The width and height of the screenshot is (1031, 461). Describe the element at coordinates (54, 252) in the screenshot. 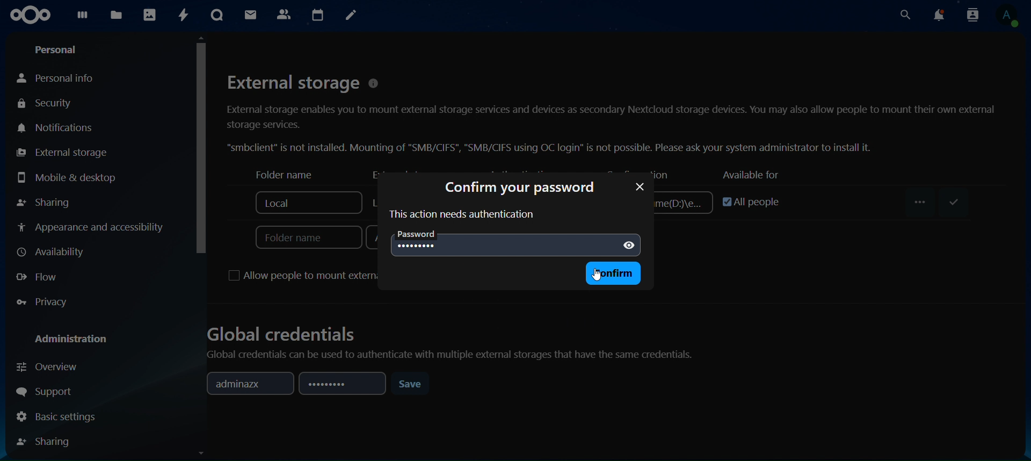

I see `availiabilty` at that location.